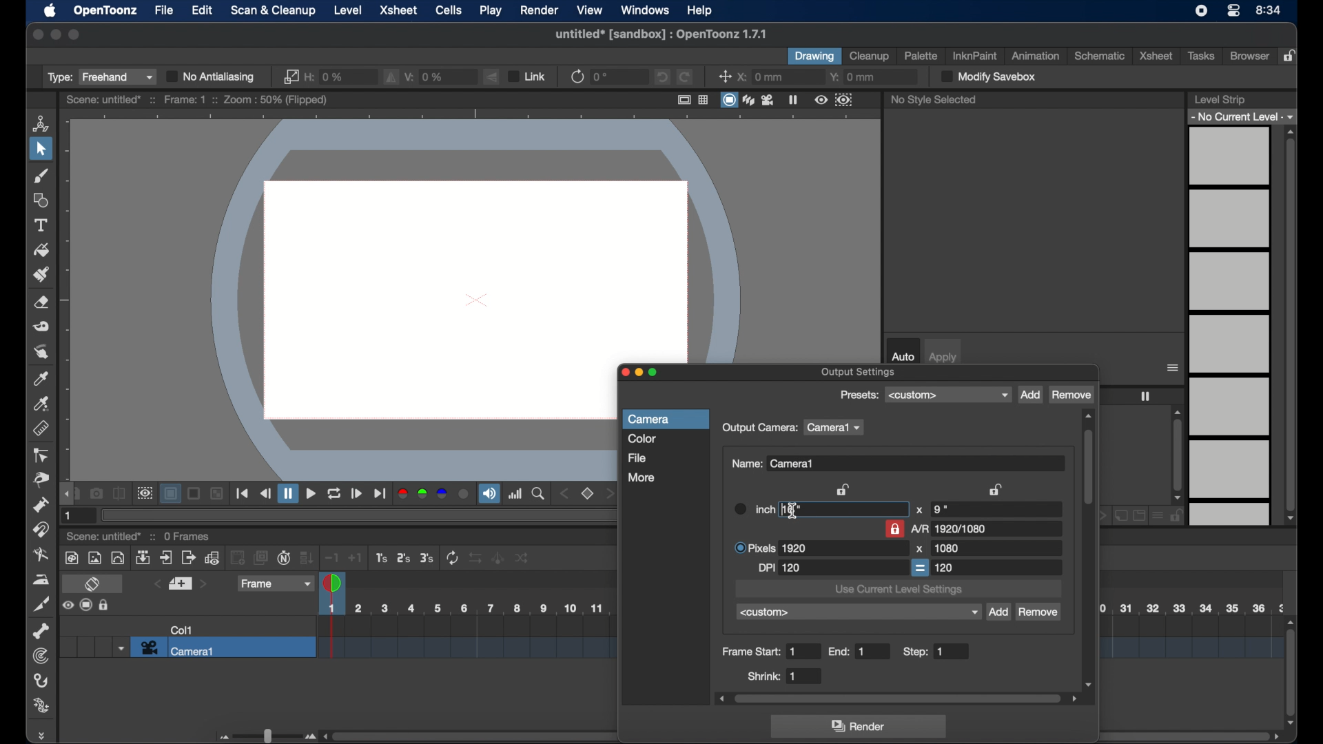 This screenshot has height=744, width=1323. Describe the element at coordinates (489, 494) in the screenshot. I see `soundtrack` at that location.